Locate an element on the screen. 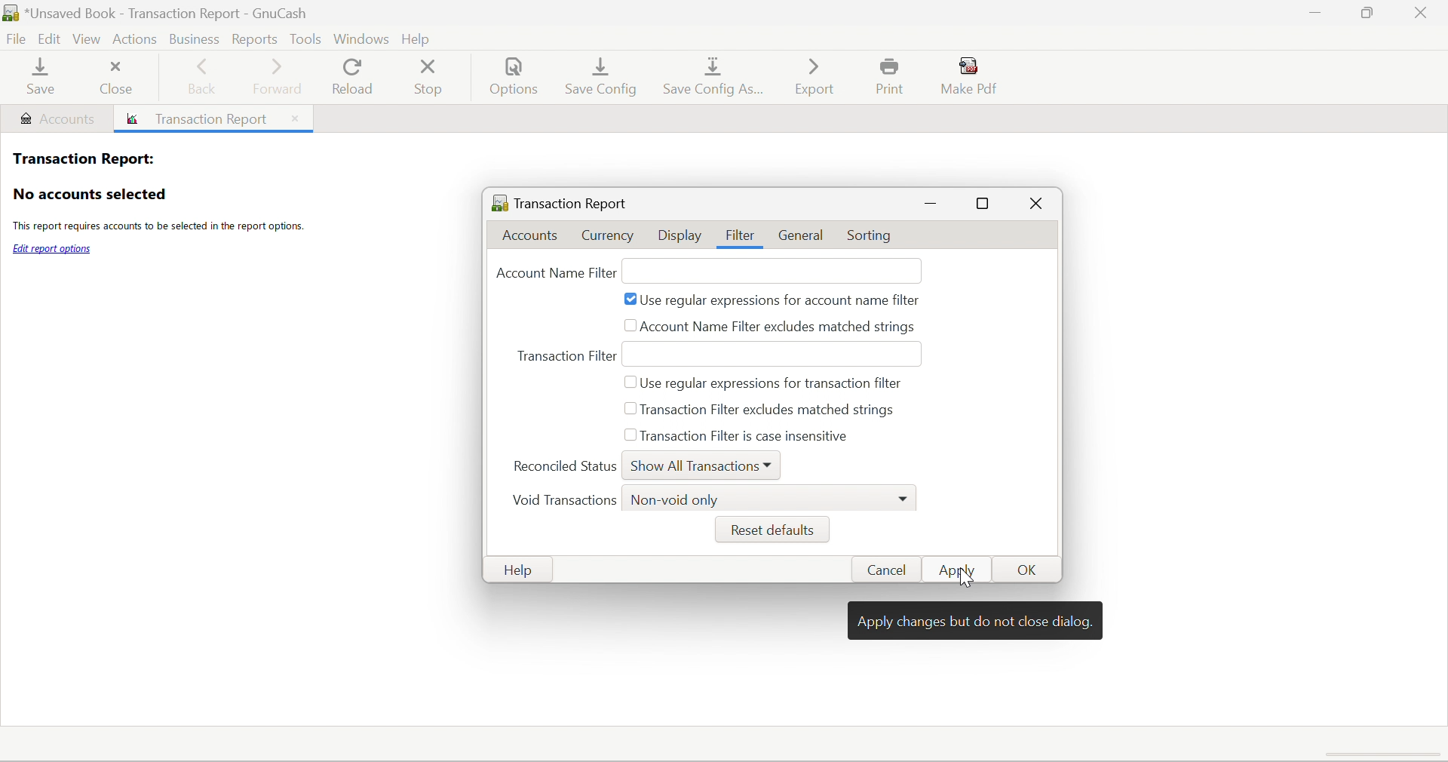  General is located at coordinates (804, 235).